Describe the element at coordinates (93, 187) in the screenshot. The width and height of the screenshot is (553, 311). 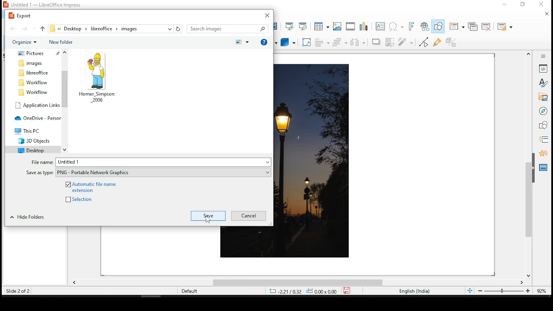
I see `automatic file name extension` at that location.